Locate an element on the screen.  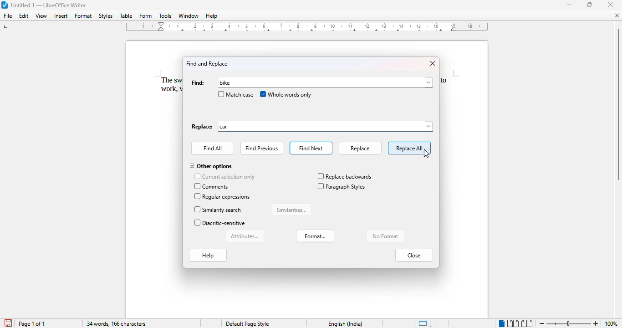
The sw work, is located at coordinates (165, 85).